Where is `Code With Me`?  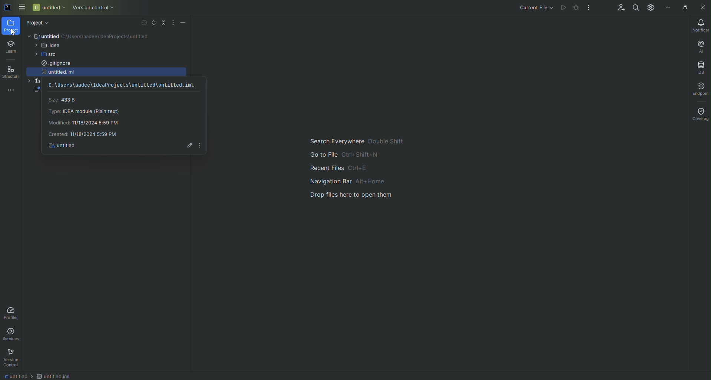
Code With Me is located at coordinates (619, 9).